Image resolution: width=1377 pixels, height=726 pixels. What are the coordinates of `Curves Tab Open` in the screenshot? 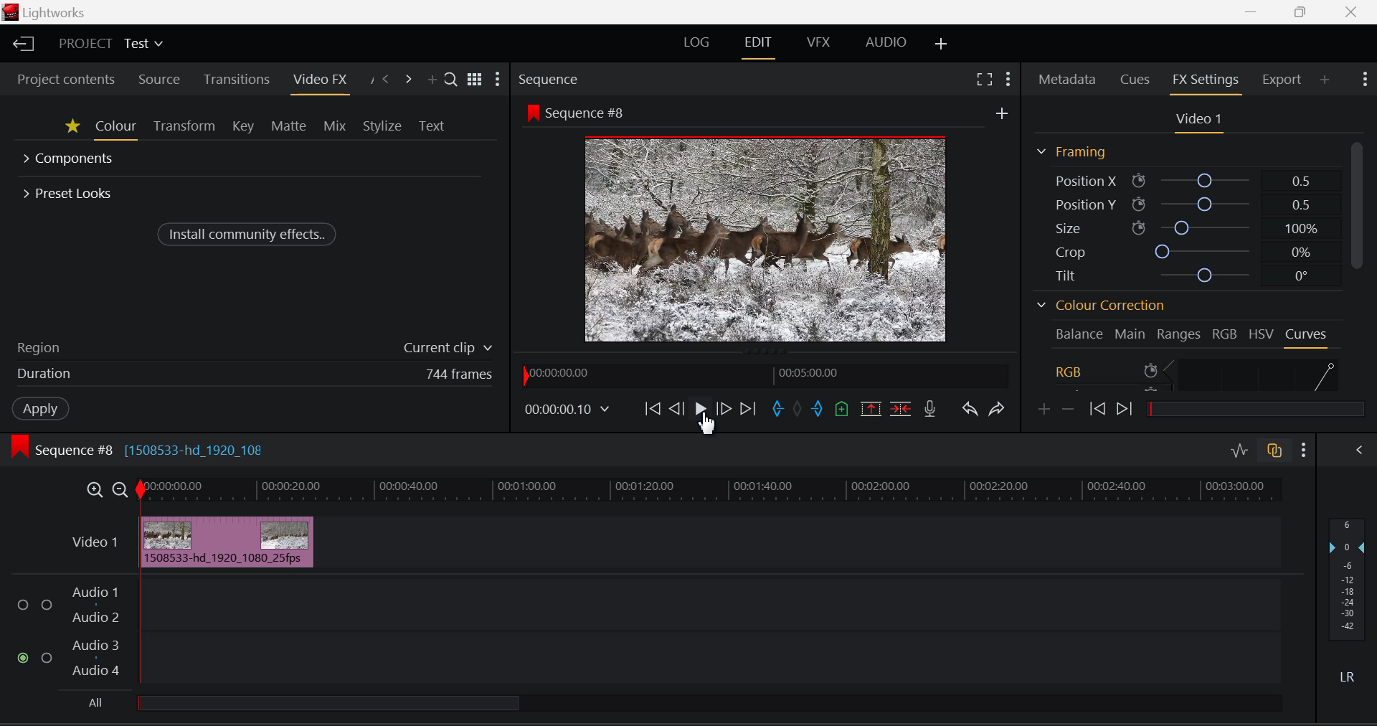 It's located at (1305, 336).